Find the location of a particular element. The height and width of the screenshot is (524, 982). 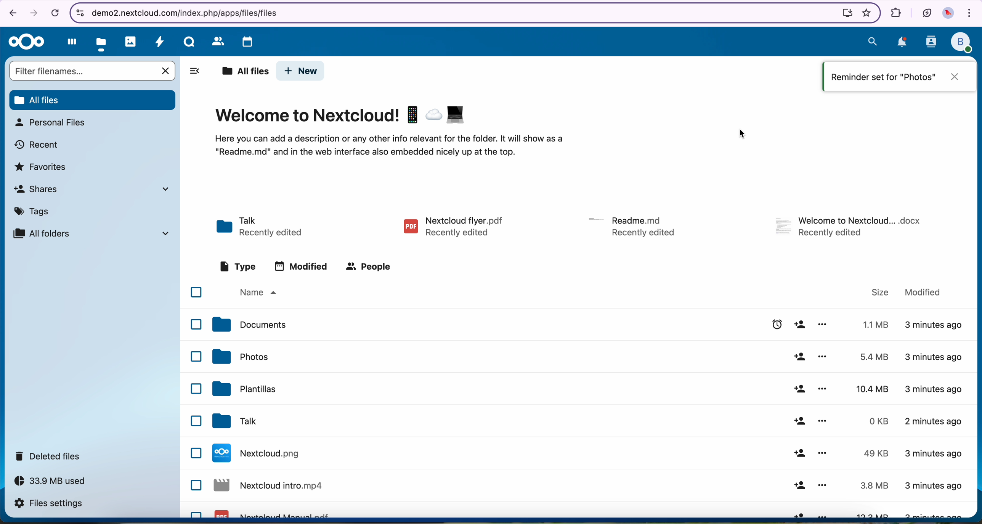

customize and control Google Chrome is located at coordinates (970, 14).